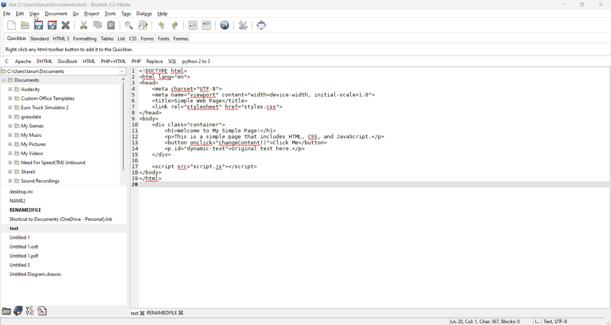  What do you see at coordinates (173, 61) in the screenshot?
I see `sql` at bounding box center [173, 61].